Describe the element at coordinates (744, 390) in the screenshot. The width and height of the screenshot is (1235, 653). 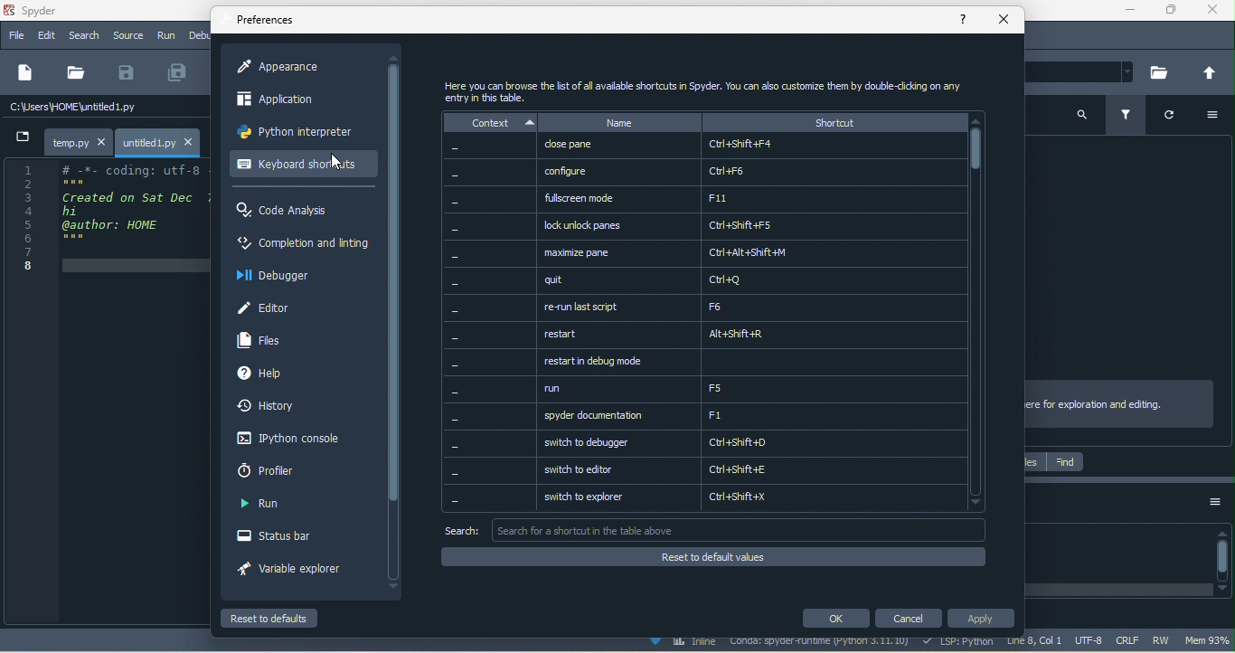
I see `run` at that location.